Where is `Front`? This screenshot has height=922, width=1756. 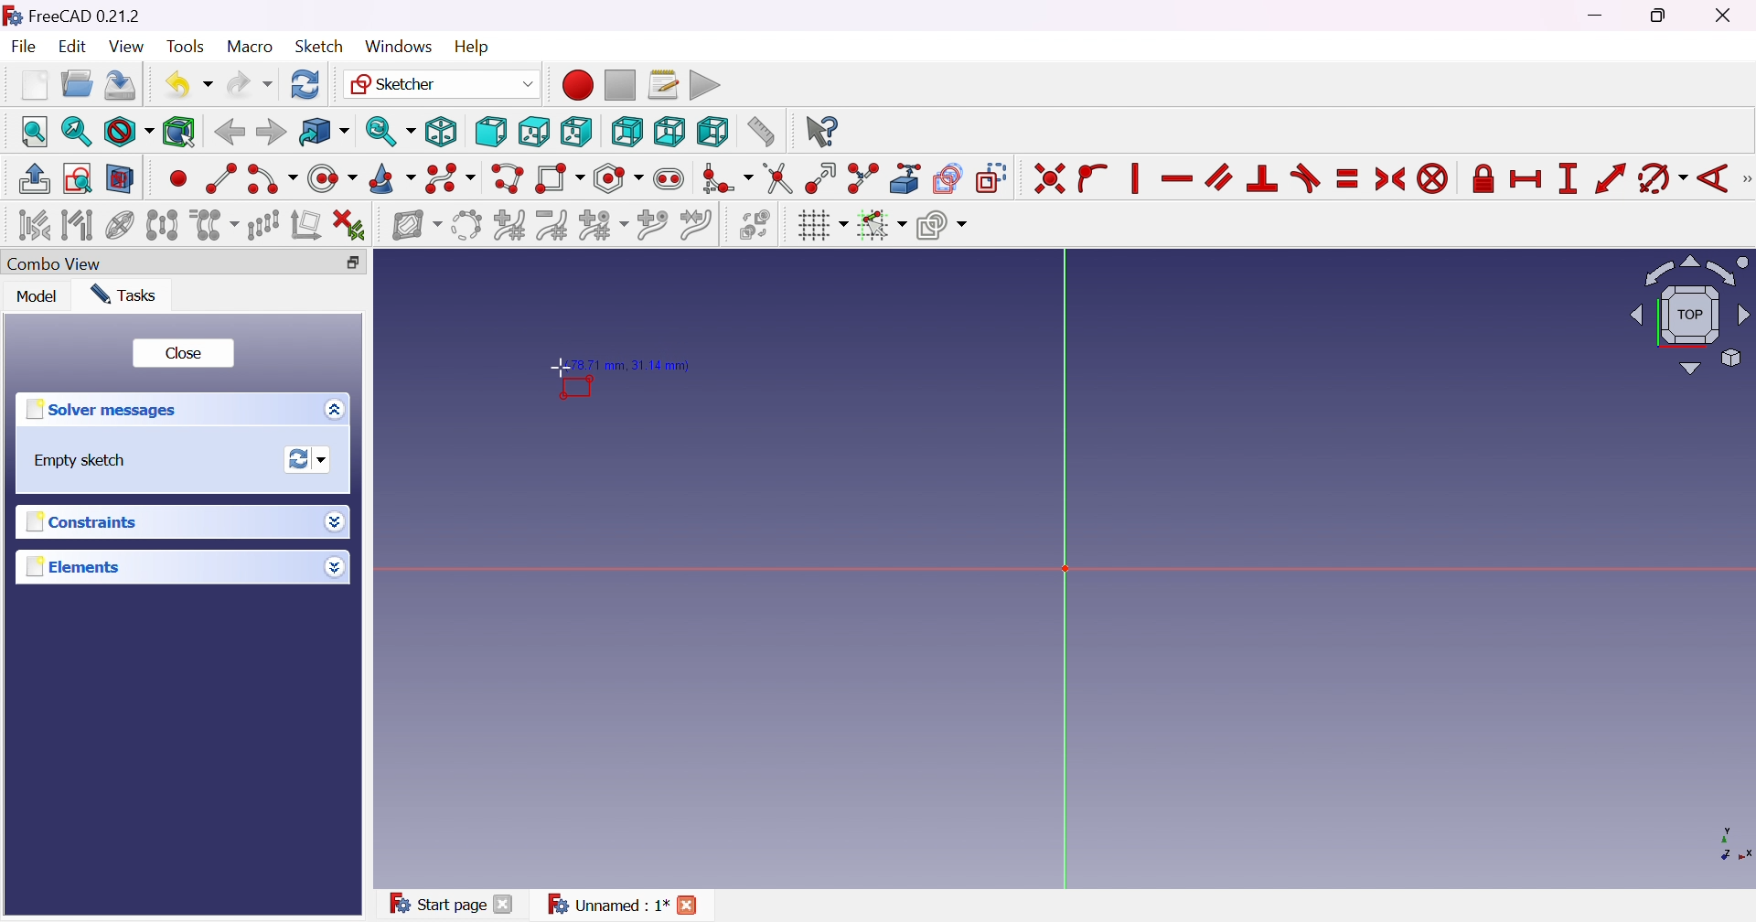
Front is located at coordinates (490, 133).